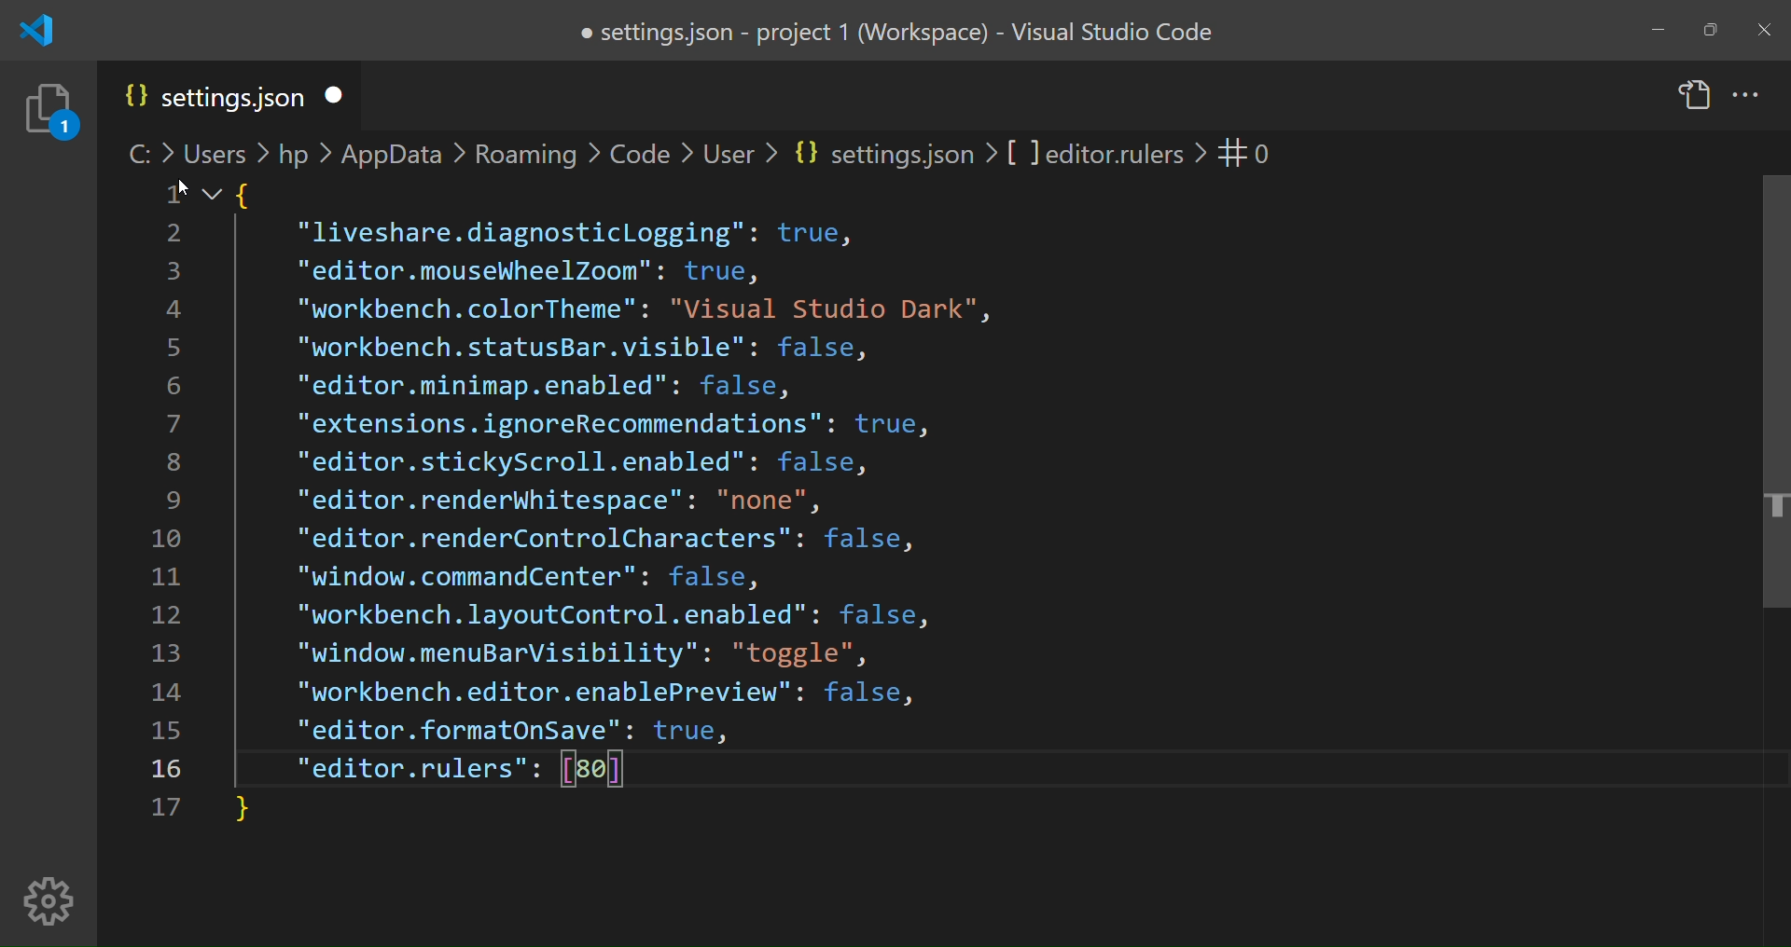 This screenshot has width=1791, height=947. What do you see at coordinates (211, 98) in the screenshot?
I see `setting file` at bounding box center [211, 98].